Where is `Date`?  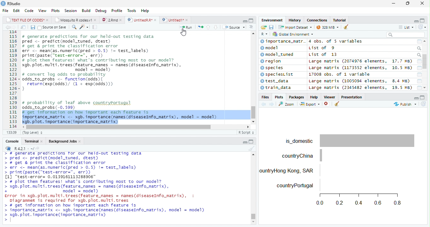
Date is located at coordinates (418, 81).